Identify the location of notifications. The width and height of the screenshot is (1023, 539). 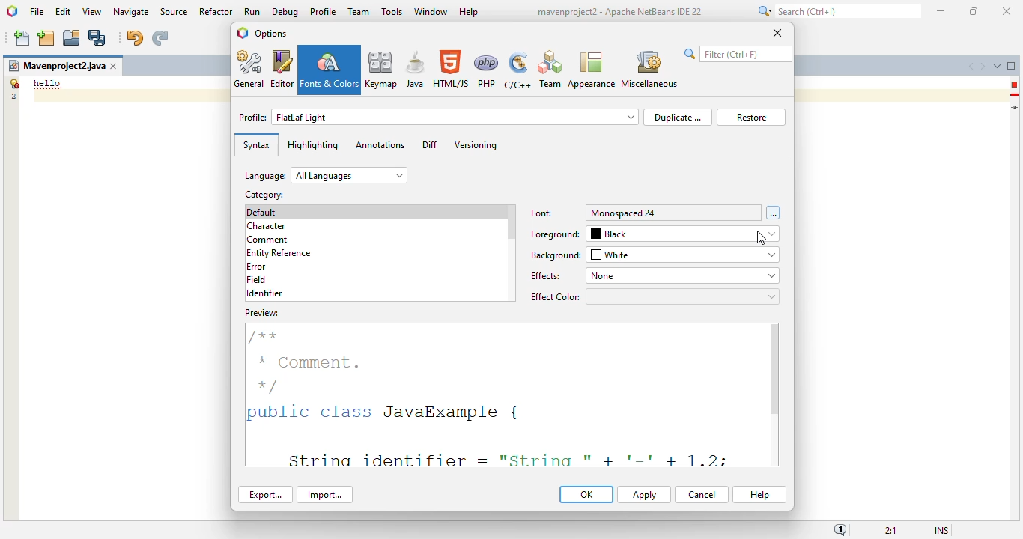
(840, 529).